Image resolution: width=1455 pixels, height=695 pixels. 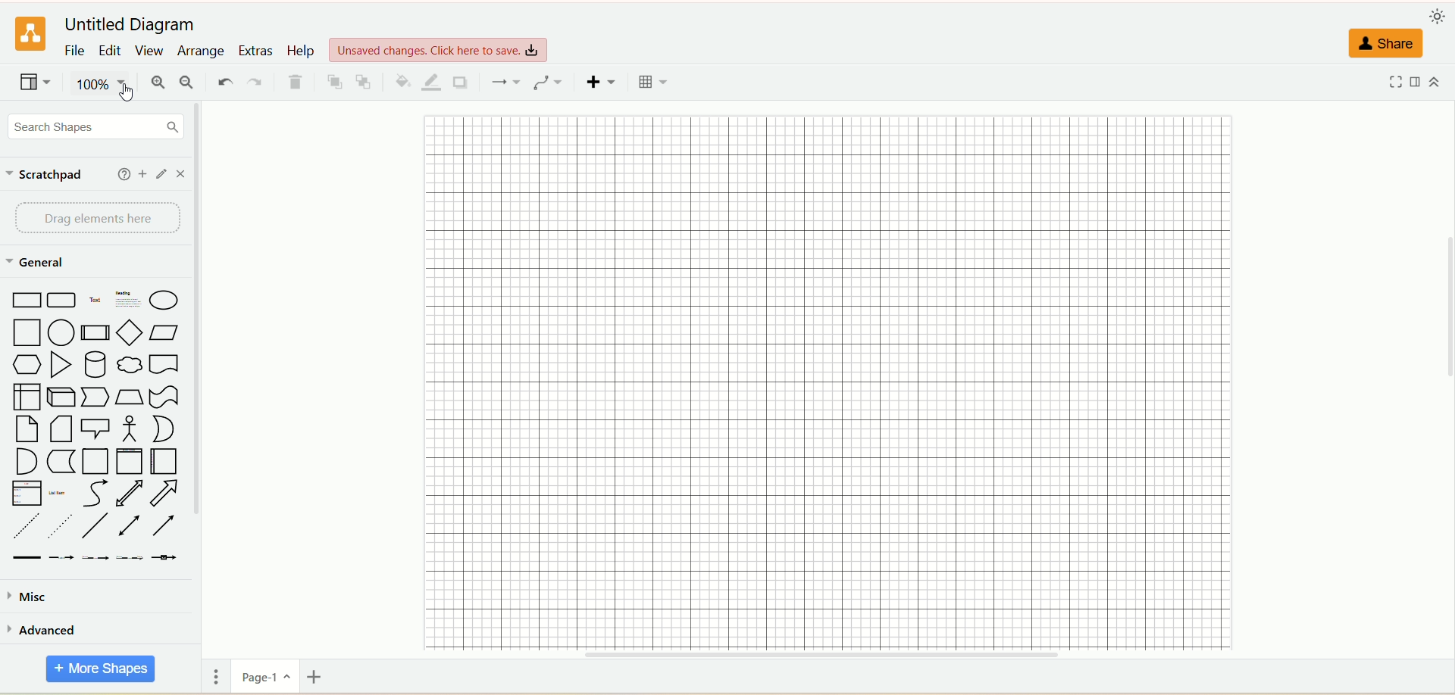 I want to click on general, so click(x=47, y=264).